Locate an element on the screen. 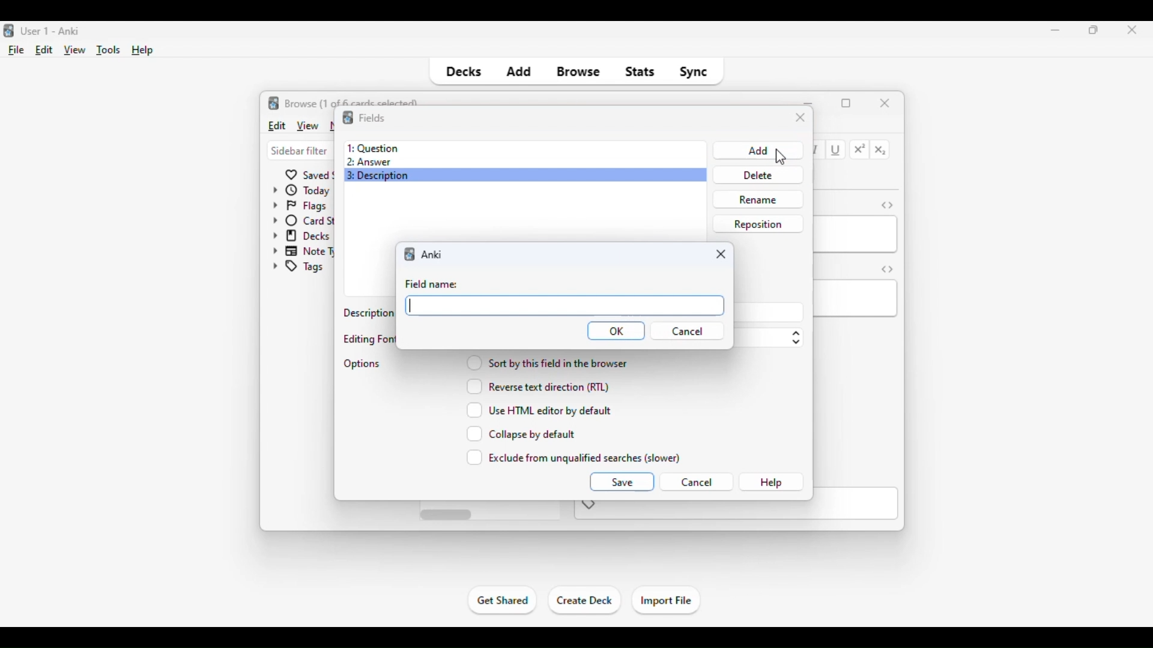 The image size is (1153, 648). reverse text direction (RTL) is located at coordinates (537, 386).